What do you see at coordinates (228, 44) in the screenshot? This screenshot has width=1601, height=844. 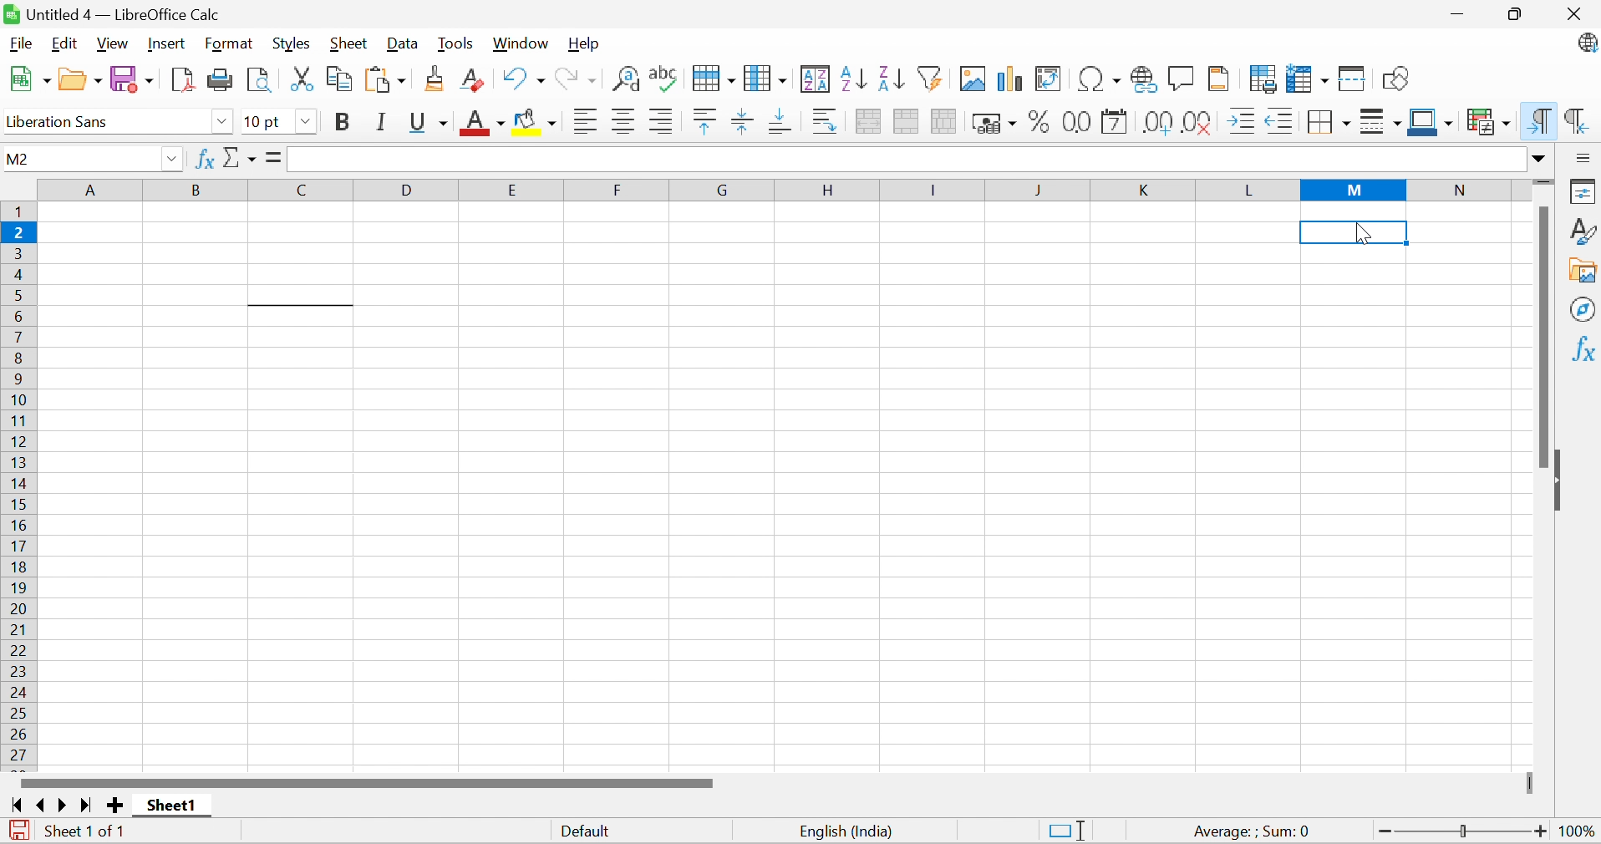 I see `Format` at bounding box center [228, 44].